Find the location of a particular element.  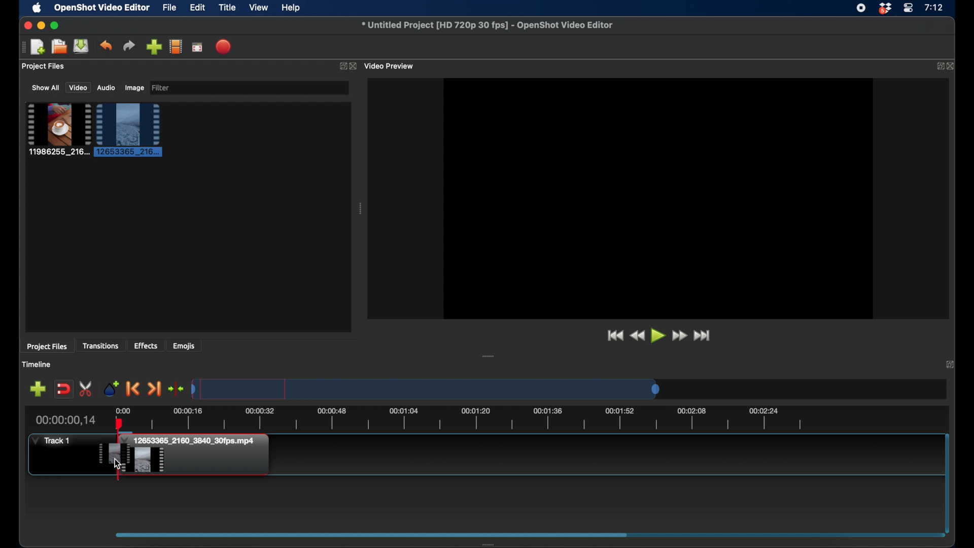

open project is located at coordinates (58, 47).